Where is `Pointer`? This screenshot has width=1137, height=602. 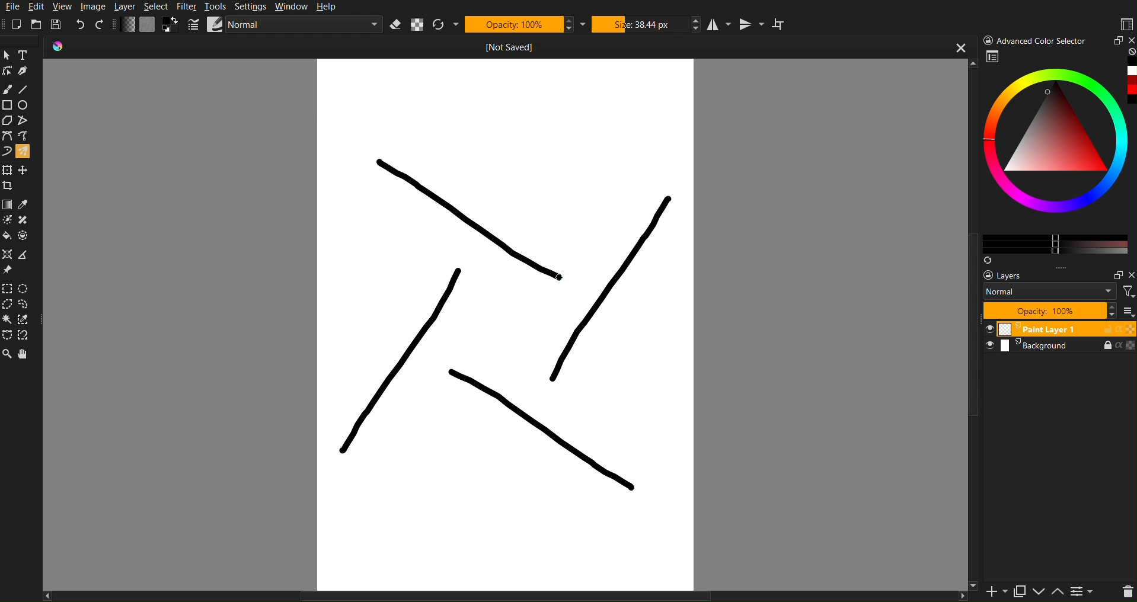 Pointer is located at coordinates (8, 54).